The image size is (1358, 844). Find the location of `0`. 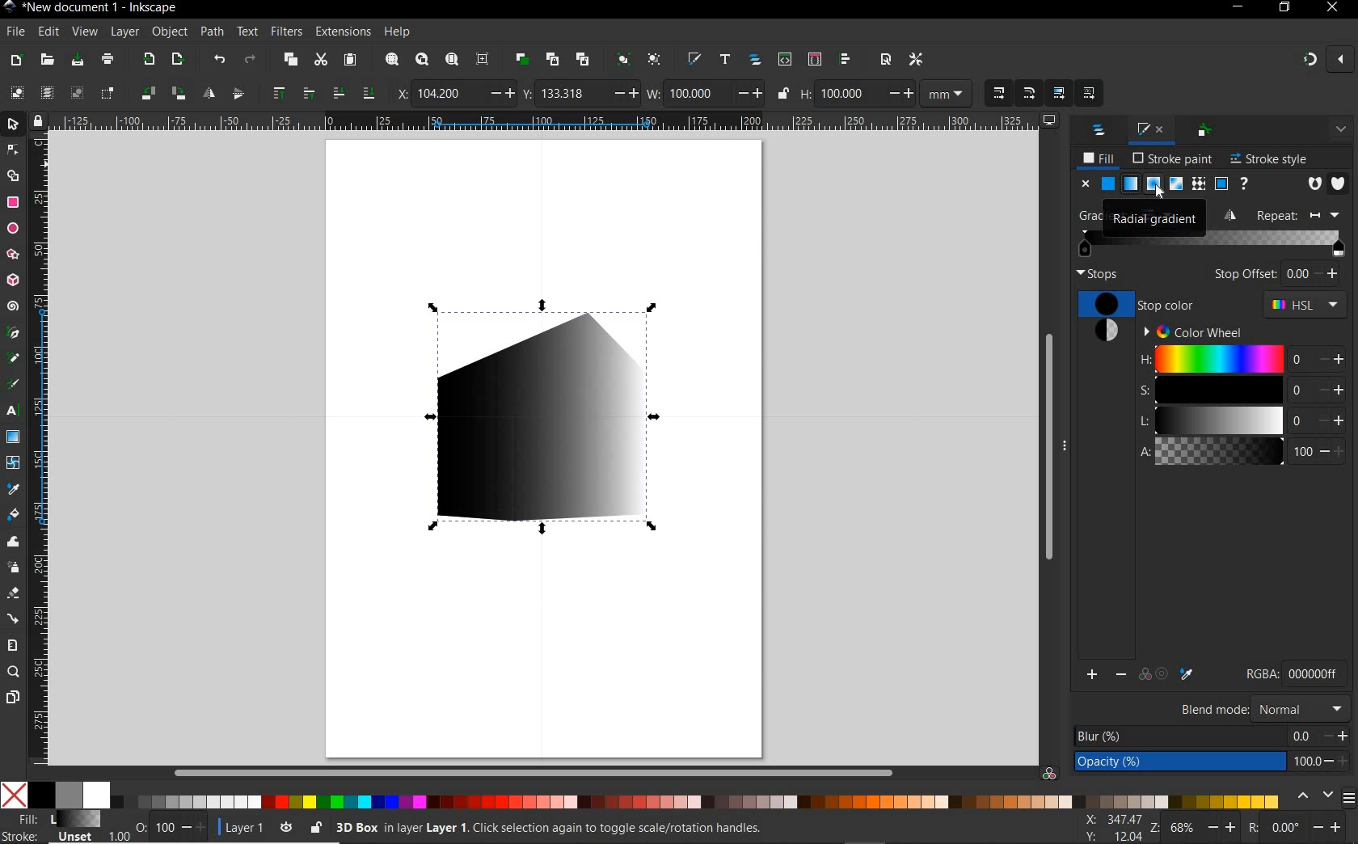

0 is located at coordinates (1298, 273).